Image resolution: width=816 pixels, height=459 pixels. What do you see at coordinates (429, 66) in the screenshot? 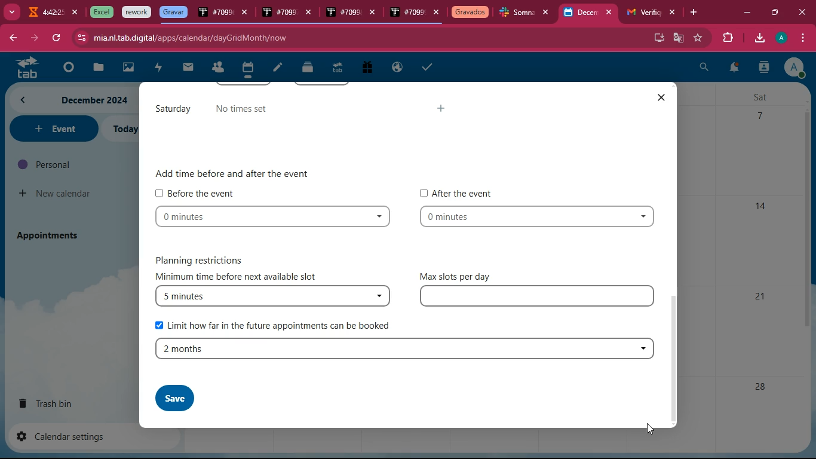
I see `taks` at bounding box center [429, 66].